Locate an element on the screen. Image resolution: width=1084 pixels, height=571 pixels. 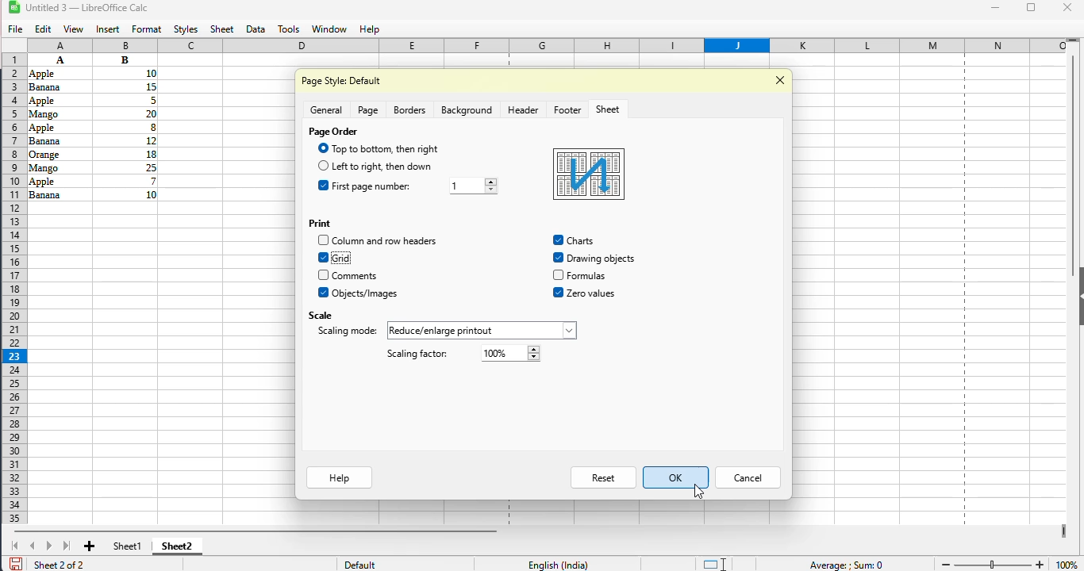
 is located at coordinates (125, 113).